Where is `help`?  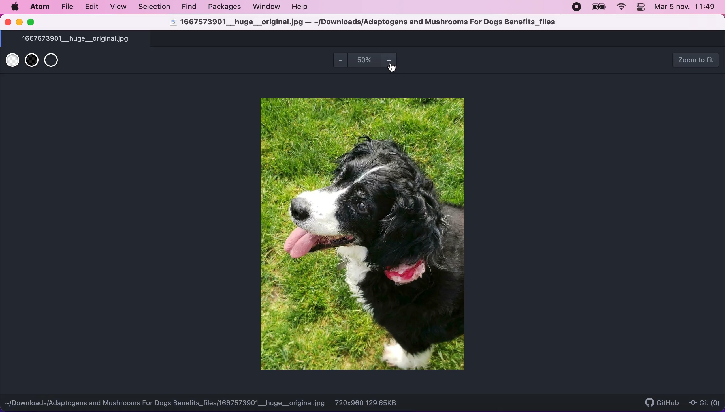
help is located at coordinates (302, 8).